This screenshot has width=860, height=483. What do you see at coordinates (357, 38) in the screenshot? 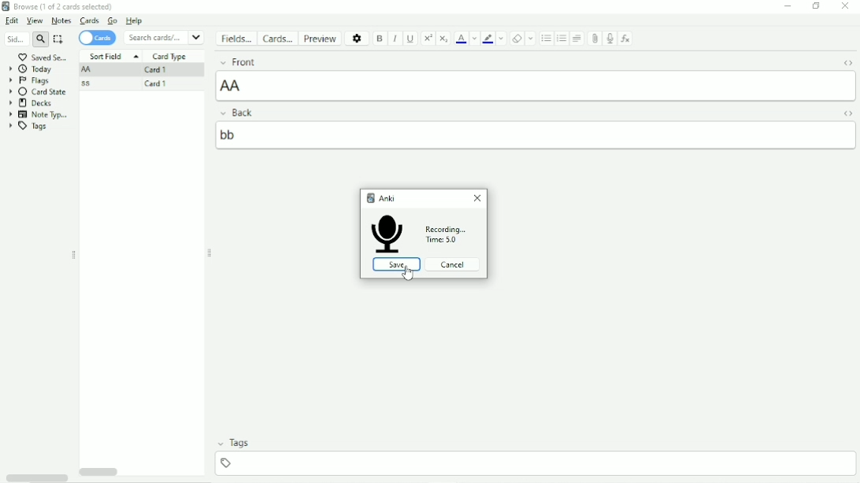
I see `Options` at bounding box center [357, 38].